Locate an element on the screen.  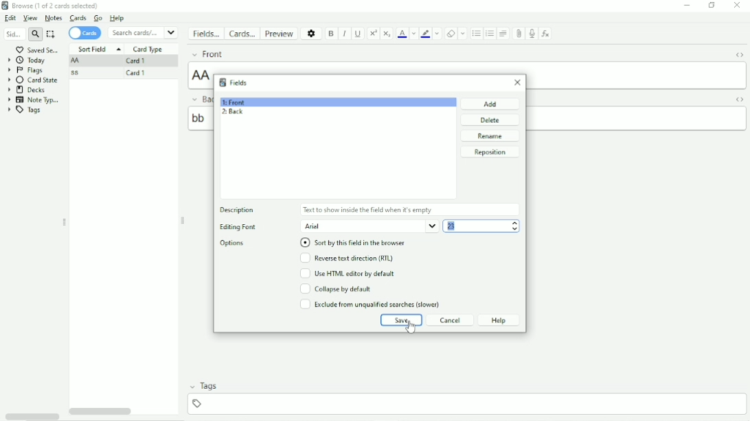
Notes is located at coordinates (53, 18).